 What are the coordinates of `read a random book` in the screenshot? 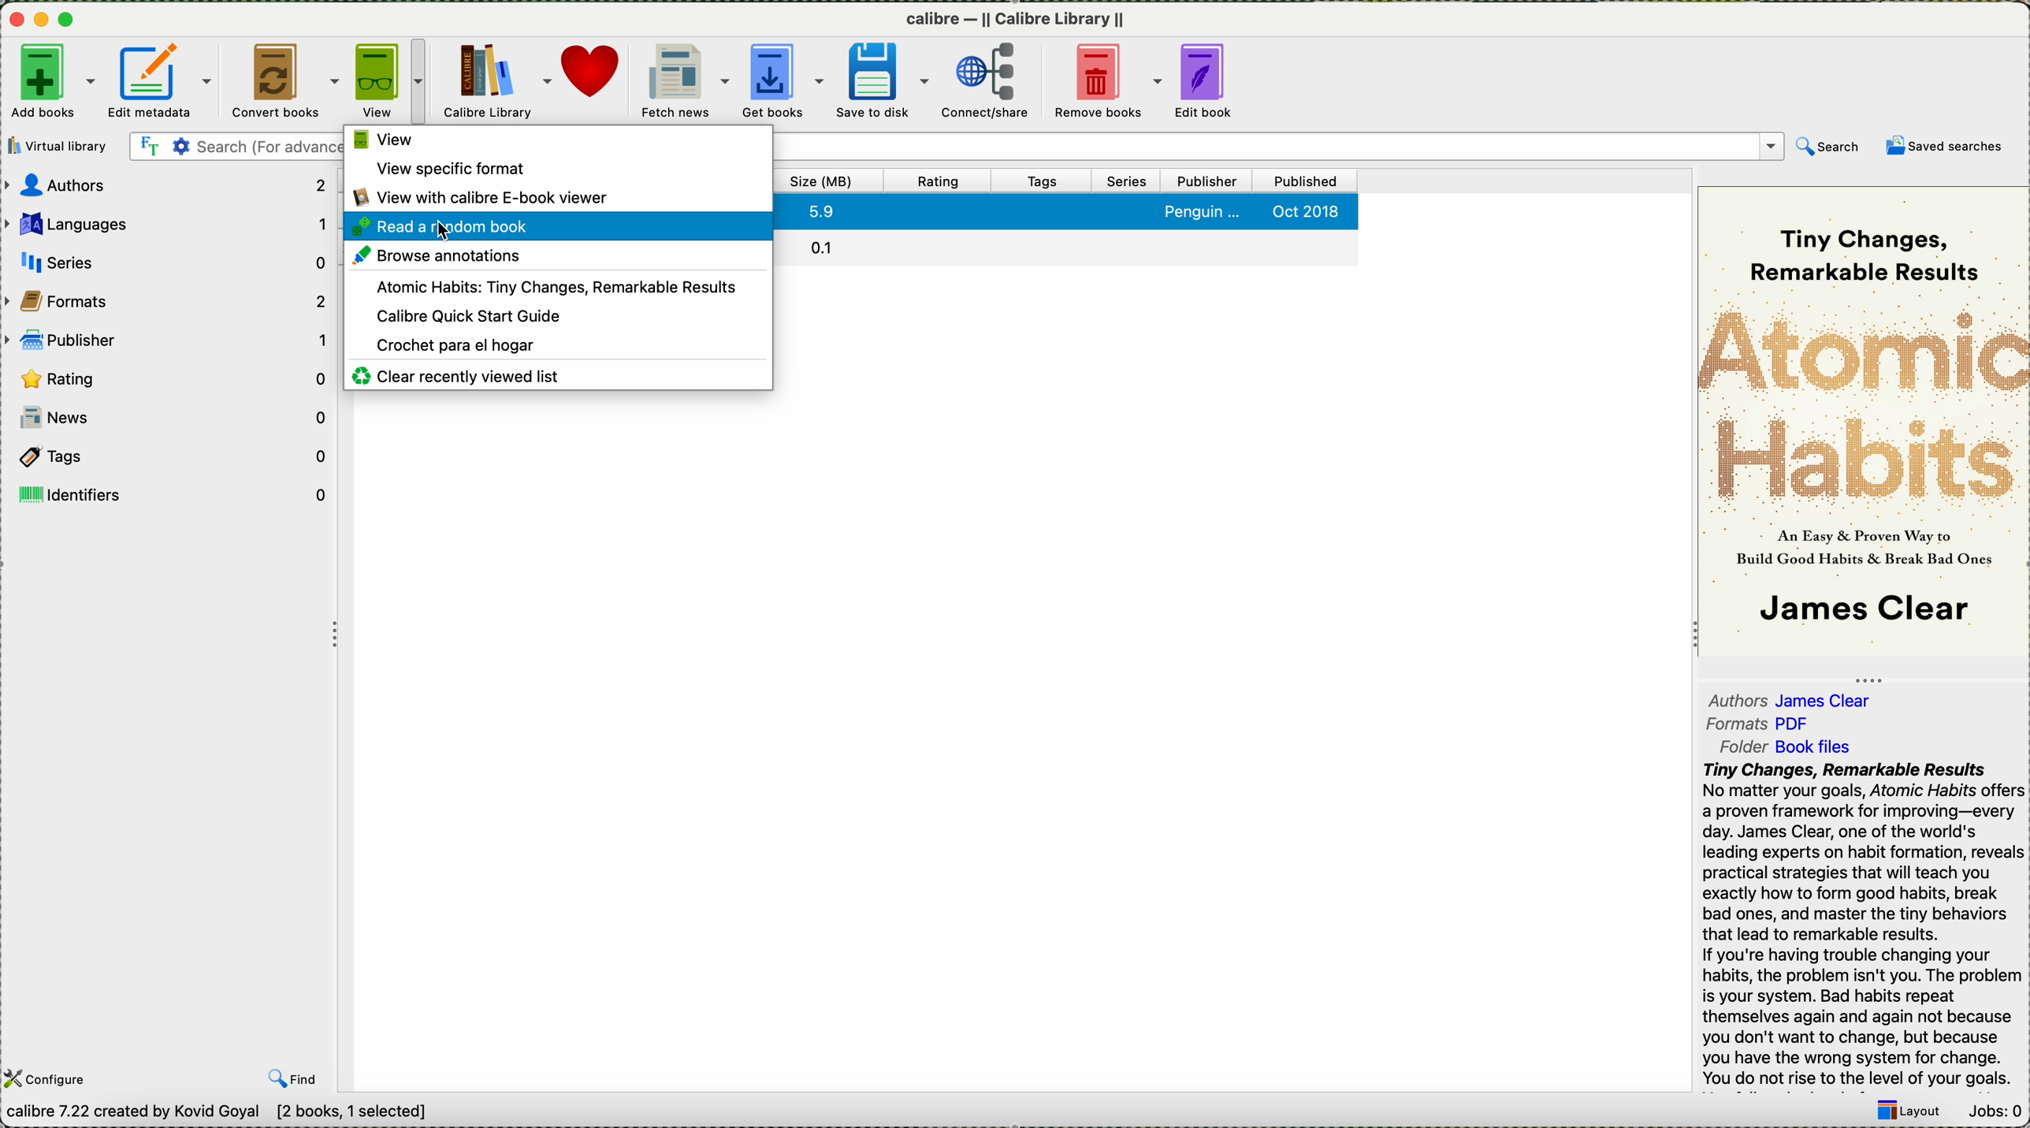 It's located at (560, 226).